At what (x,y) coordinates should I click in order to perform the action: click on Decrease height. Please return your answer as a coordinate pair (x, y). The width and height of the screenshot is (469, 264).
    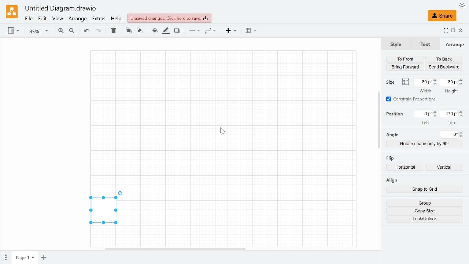
    Looking at the image, I should click on (462, 84).